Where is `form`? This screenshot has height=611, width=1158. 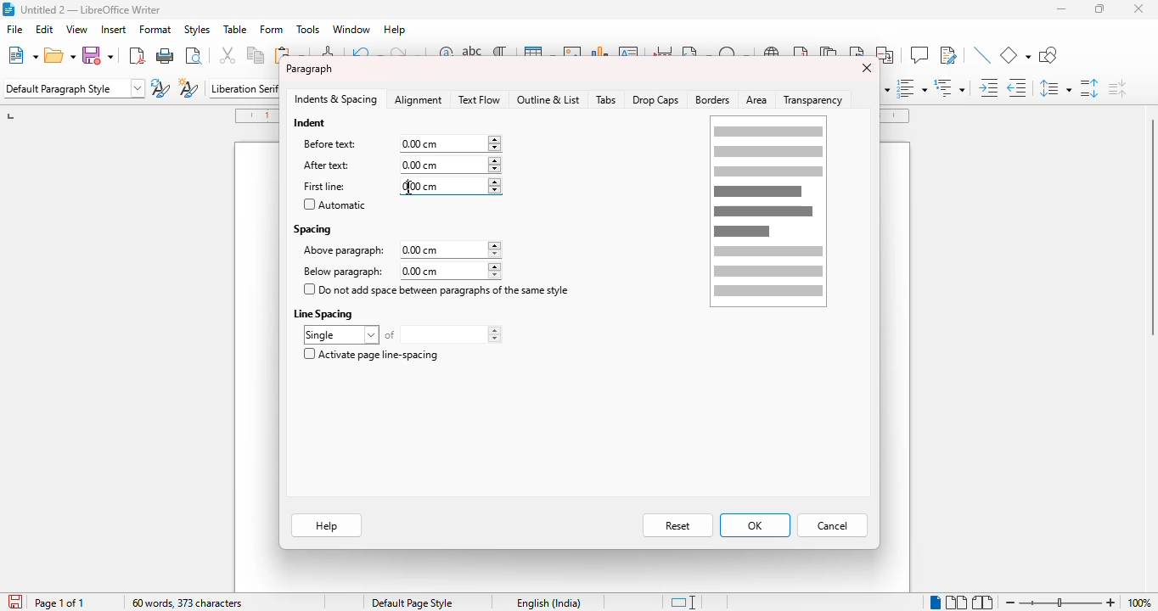 form is located at coordinates (272, 30).